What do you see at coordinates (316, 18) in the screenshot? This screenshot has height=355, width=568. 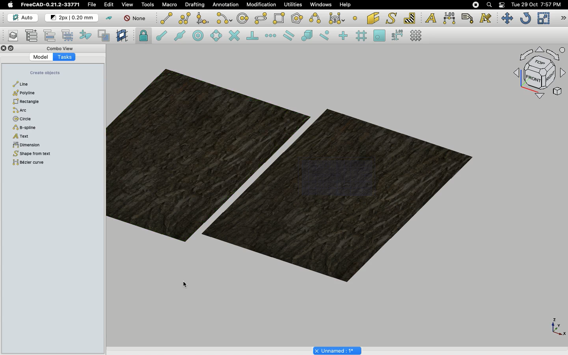 I see `B-spline` at bounding box center [316, 18].